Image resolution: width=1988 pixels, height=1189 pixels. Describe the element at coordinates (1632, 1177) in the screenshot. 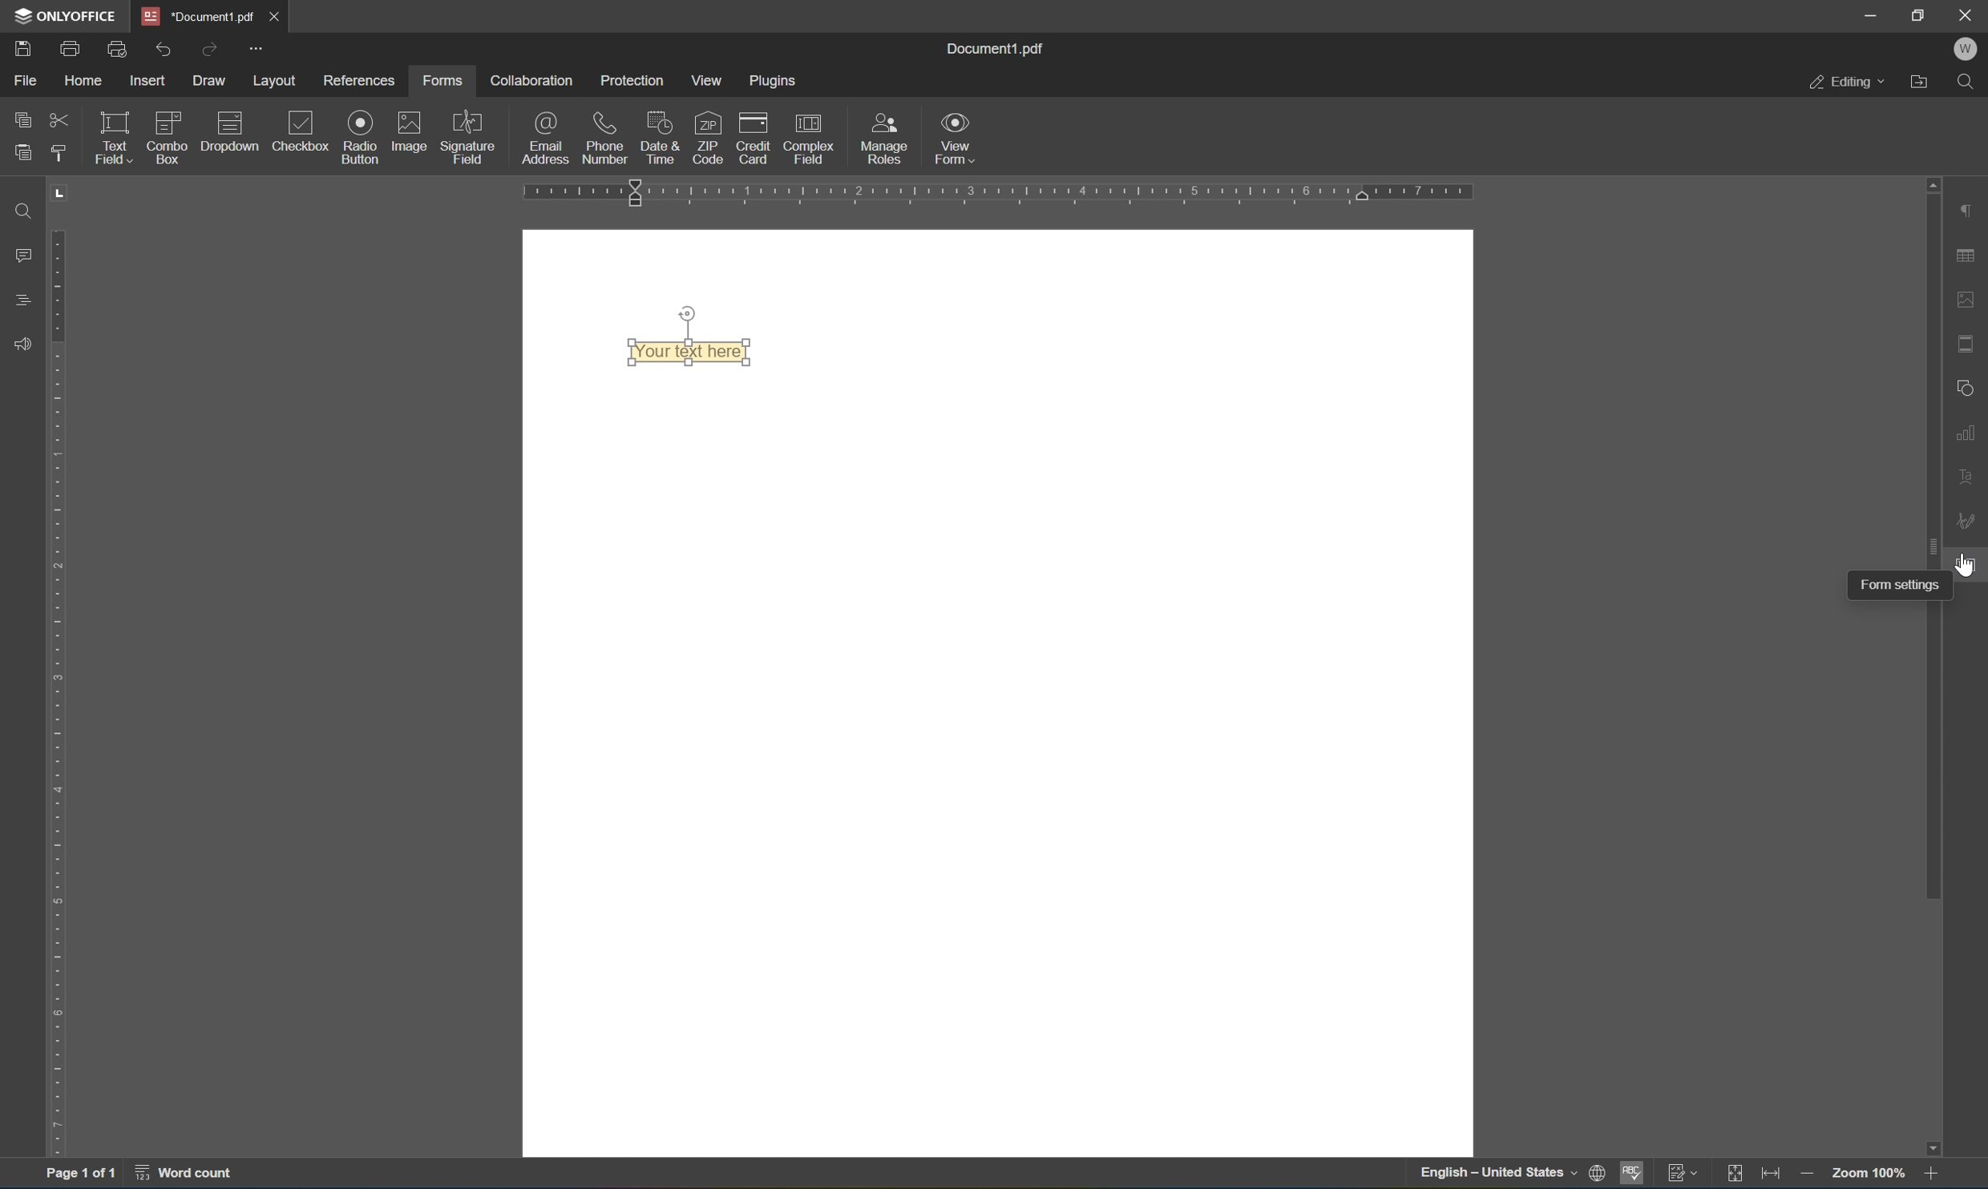

I see `spell checking` at that location.